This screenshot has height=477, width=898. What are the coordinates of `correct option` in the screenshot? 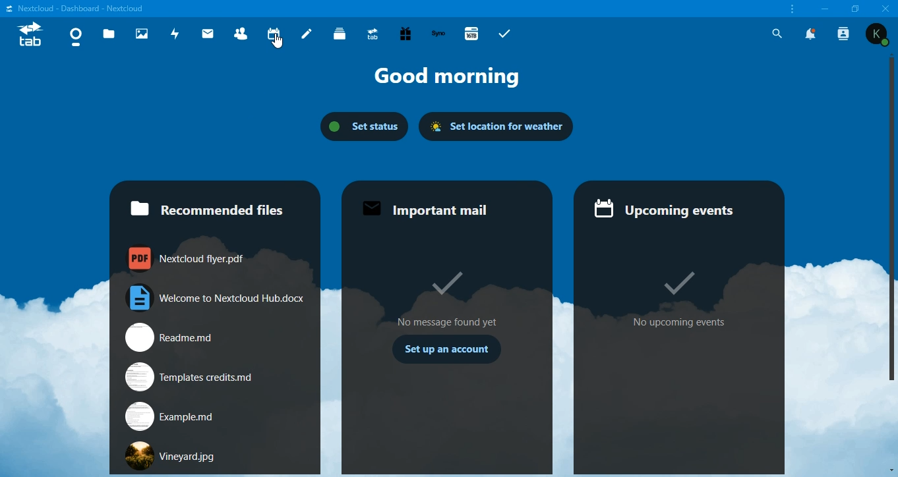 It's located at (443, 284).